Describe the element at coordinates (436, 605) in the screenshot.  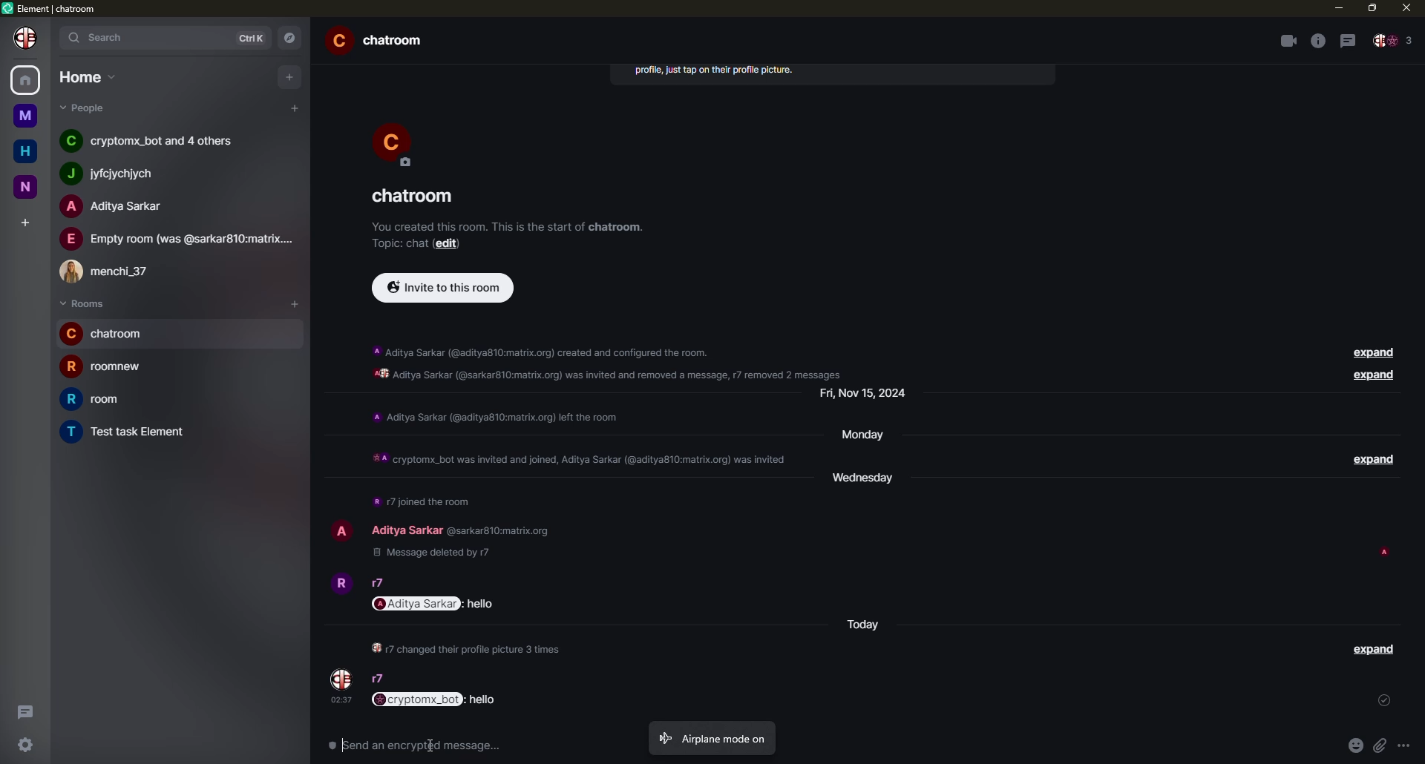
I see `mentioned` at that location.